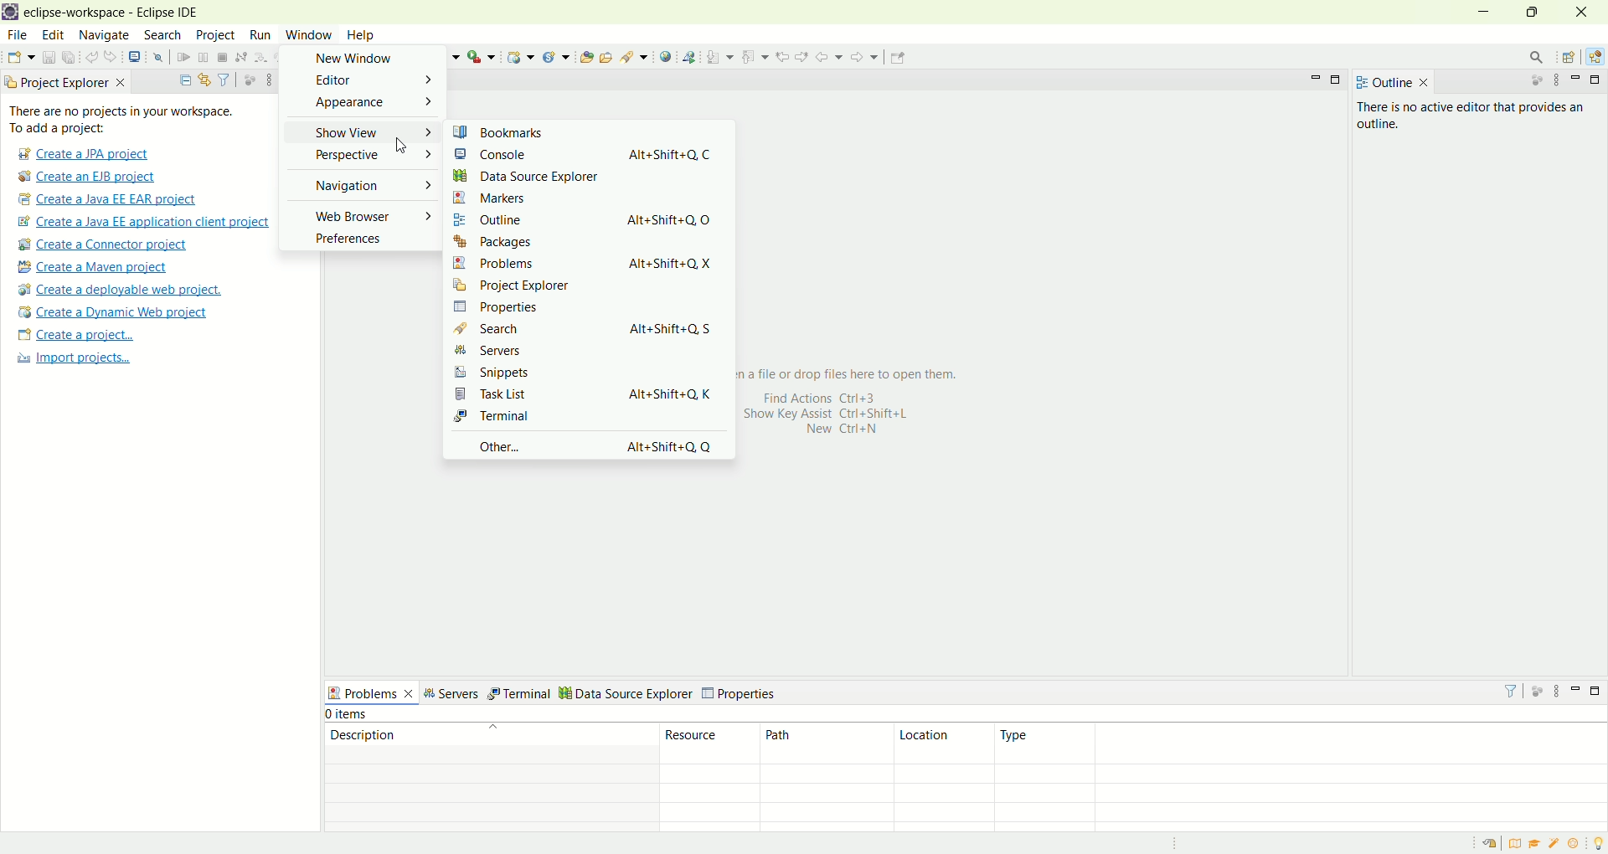 This screenshot has width=1608, height=854. Describe the element at coordinates (945, 743) in the screenshot. I see `location` at that location.